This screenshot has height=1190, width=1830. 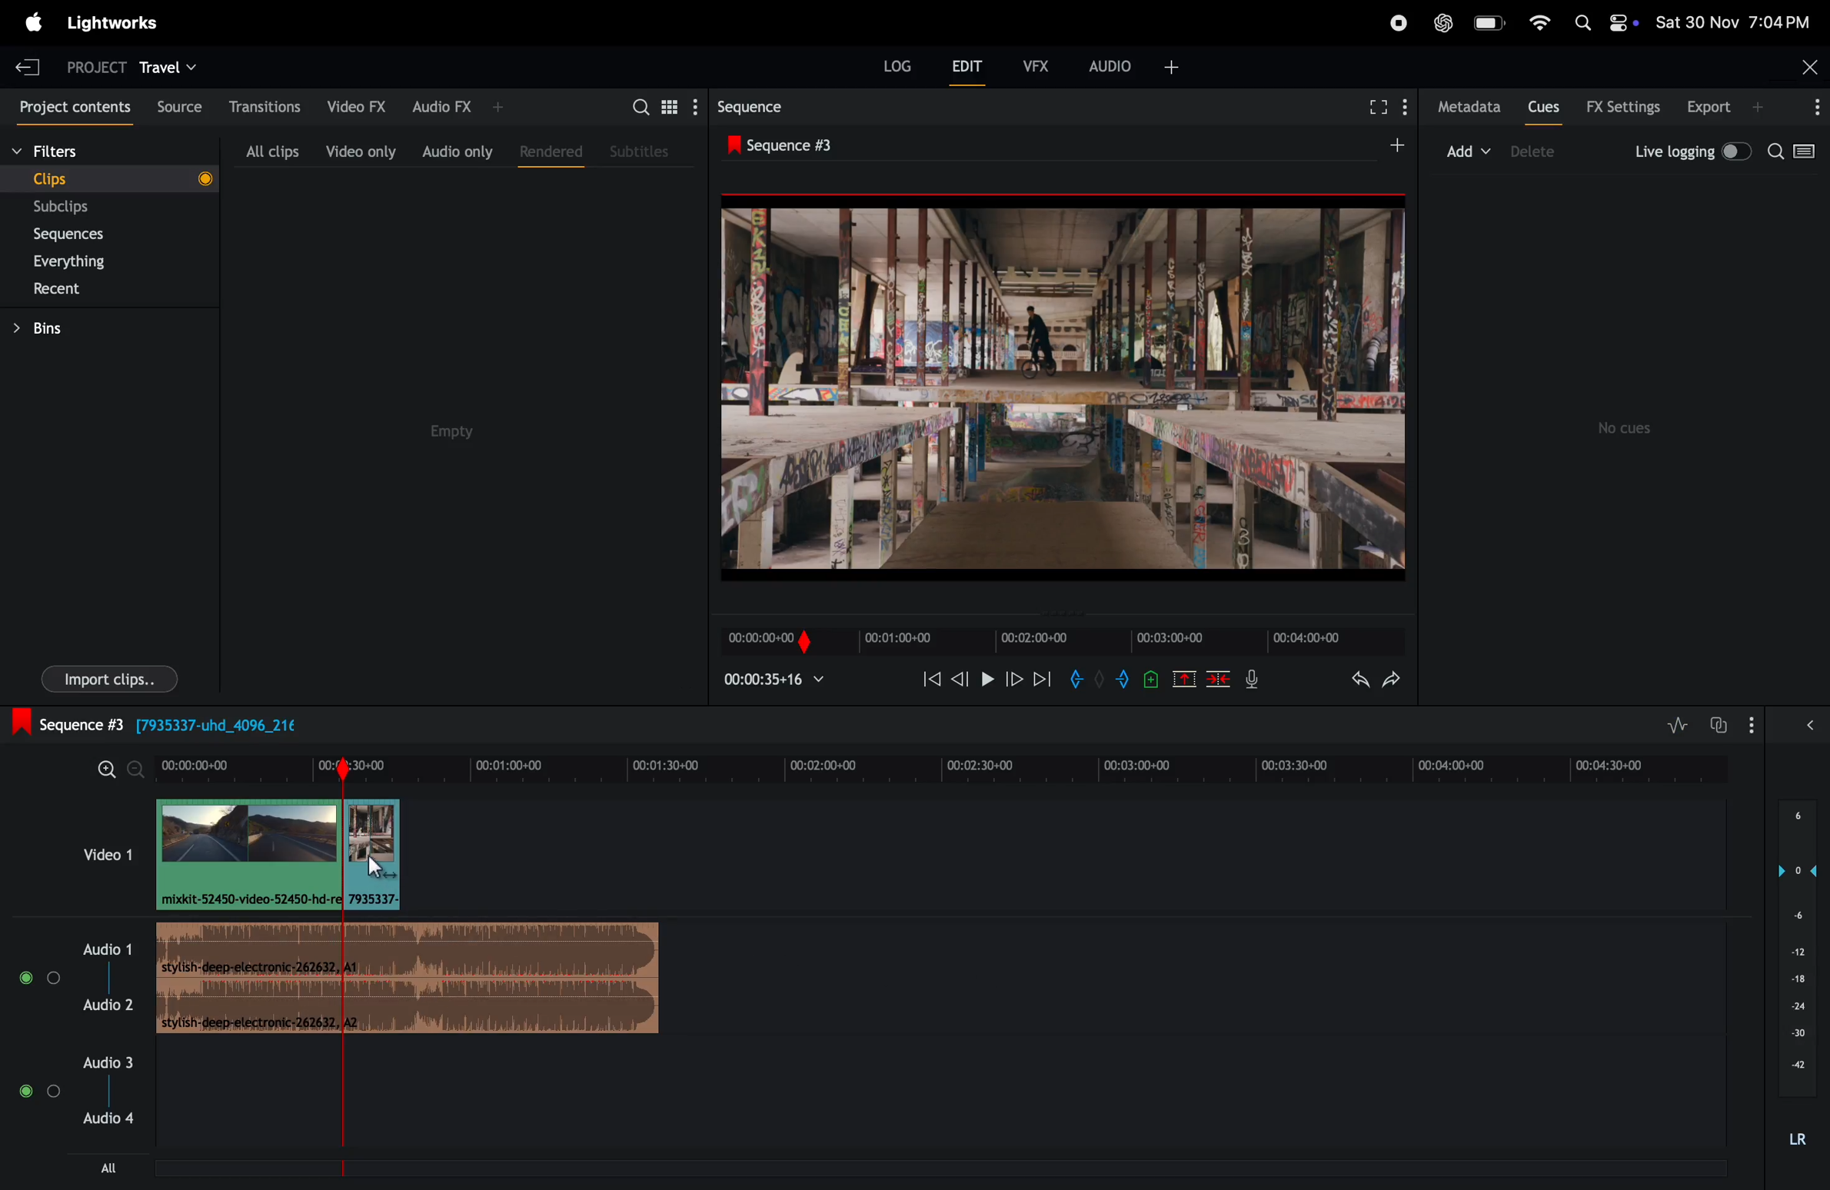 What do you see at coordinates (355, 107) in the screenshot?
I see `video fx` at bounding box center [355, 107].